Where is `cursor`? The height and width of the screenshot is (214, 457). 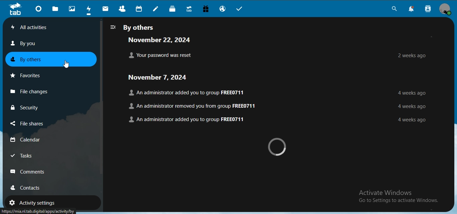 cursor is located at coordinates (65, 63).